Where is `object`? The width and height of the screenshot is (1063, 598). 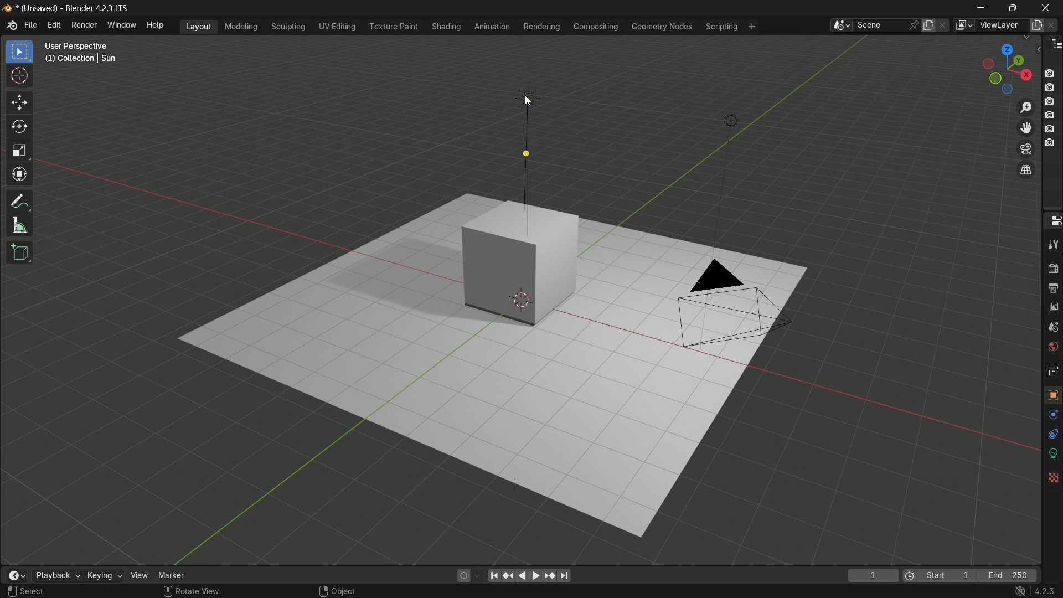 object is located at coordinates (344, 591).